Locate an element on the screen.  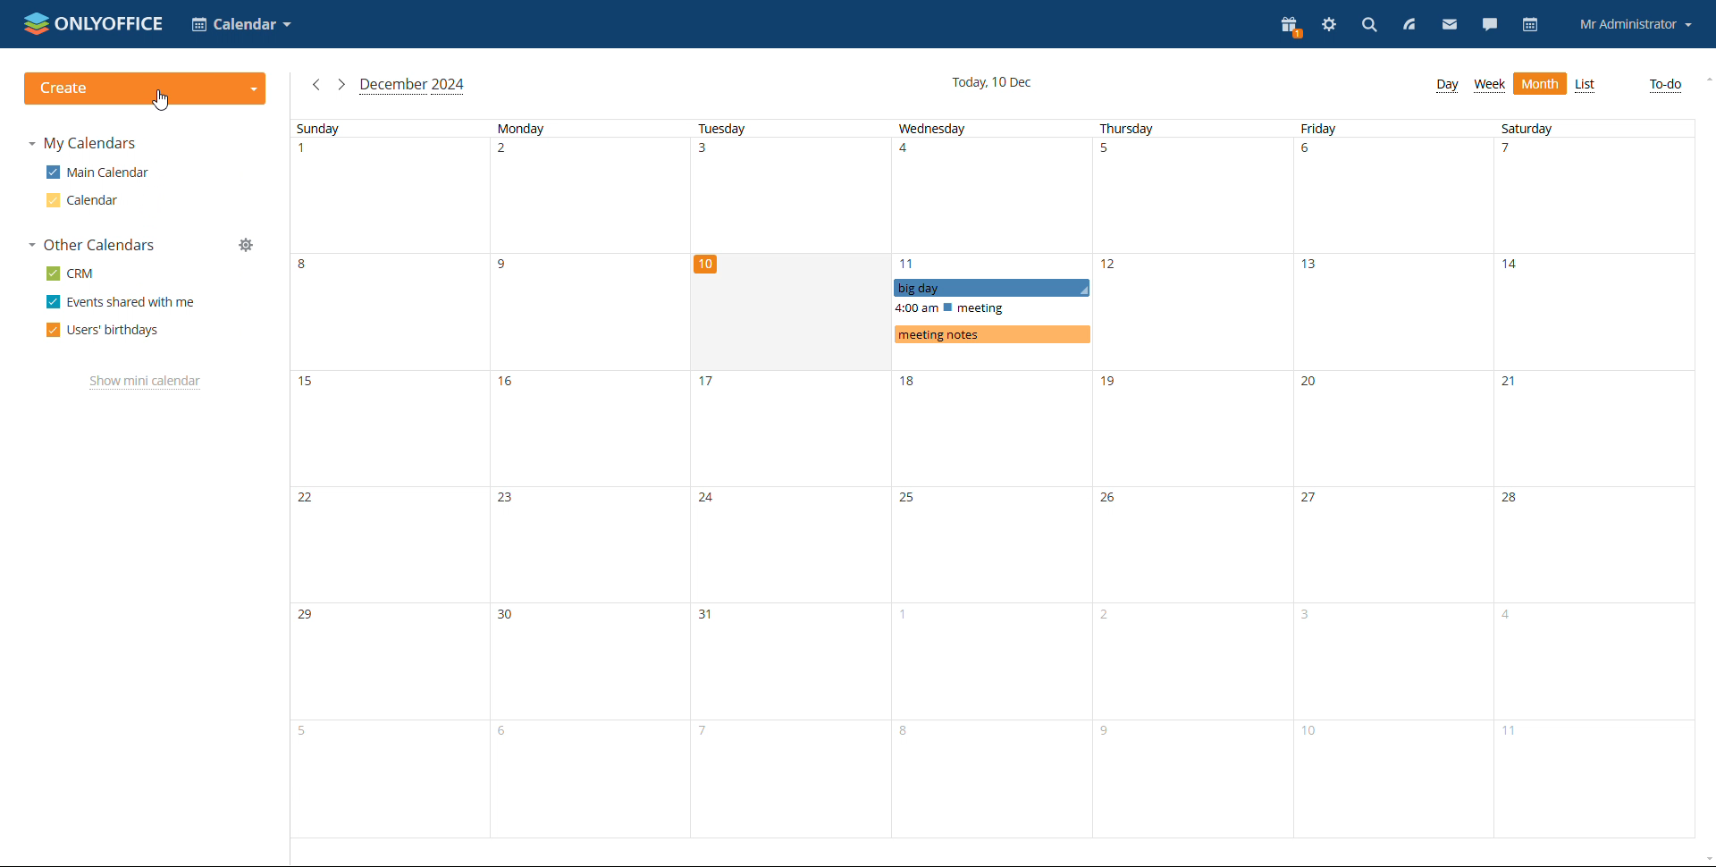
events shared with me is located at coordinates (119, 301).